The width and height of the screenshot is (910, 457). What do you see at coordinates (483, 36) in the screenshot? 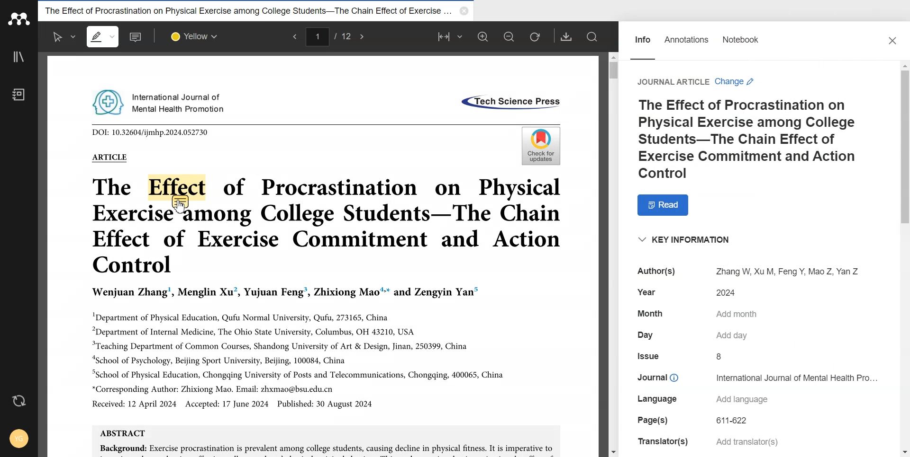
I see `Zoom in` at bounding box center [483, 36].